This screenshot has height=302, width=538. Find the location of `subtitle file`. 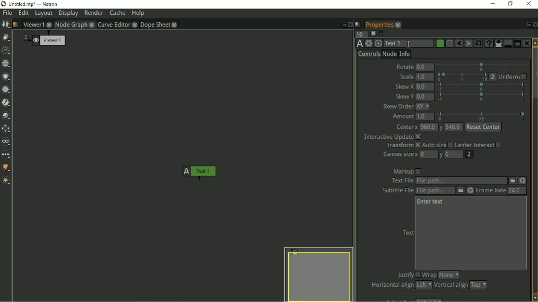

subtitle file is located at coordinates (398, 191).